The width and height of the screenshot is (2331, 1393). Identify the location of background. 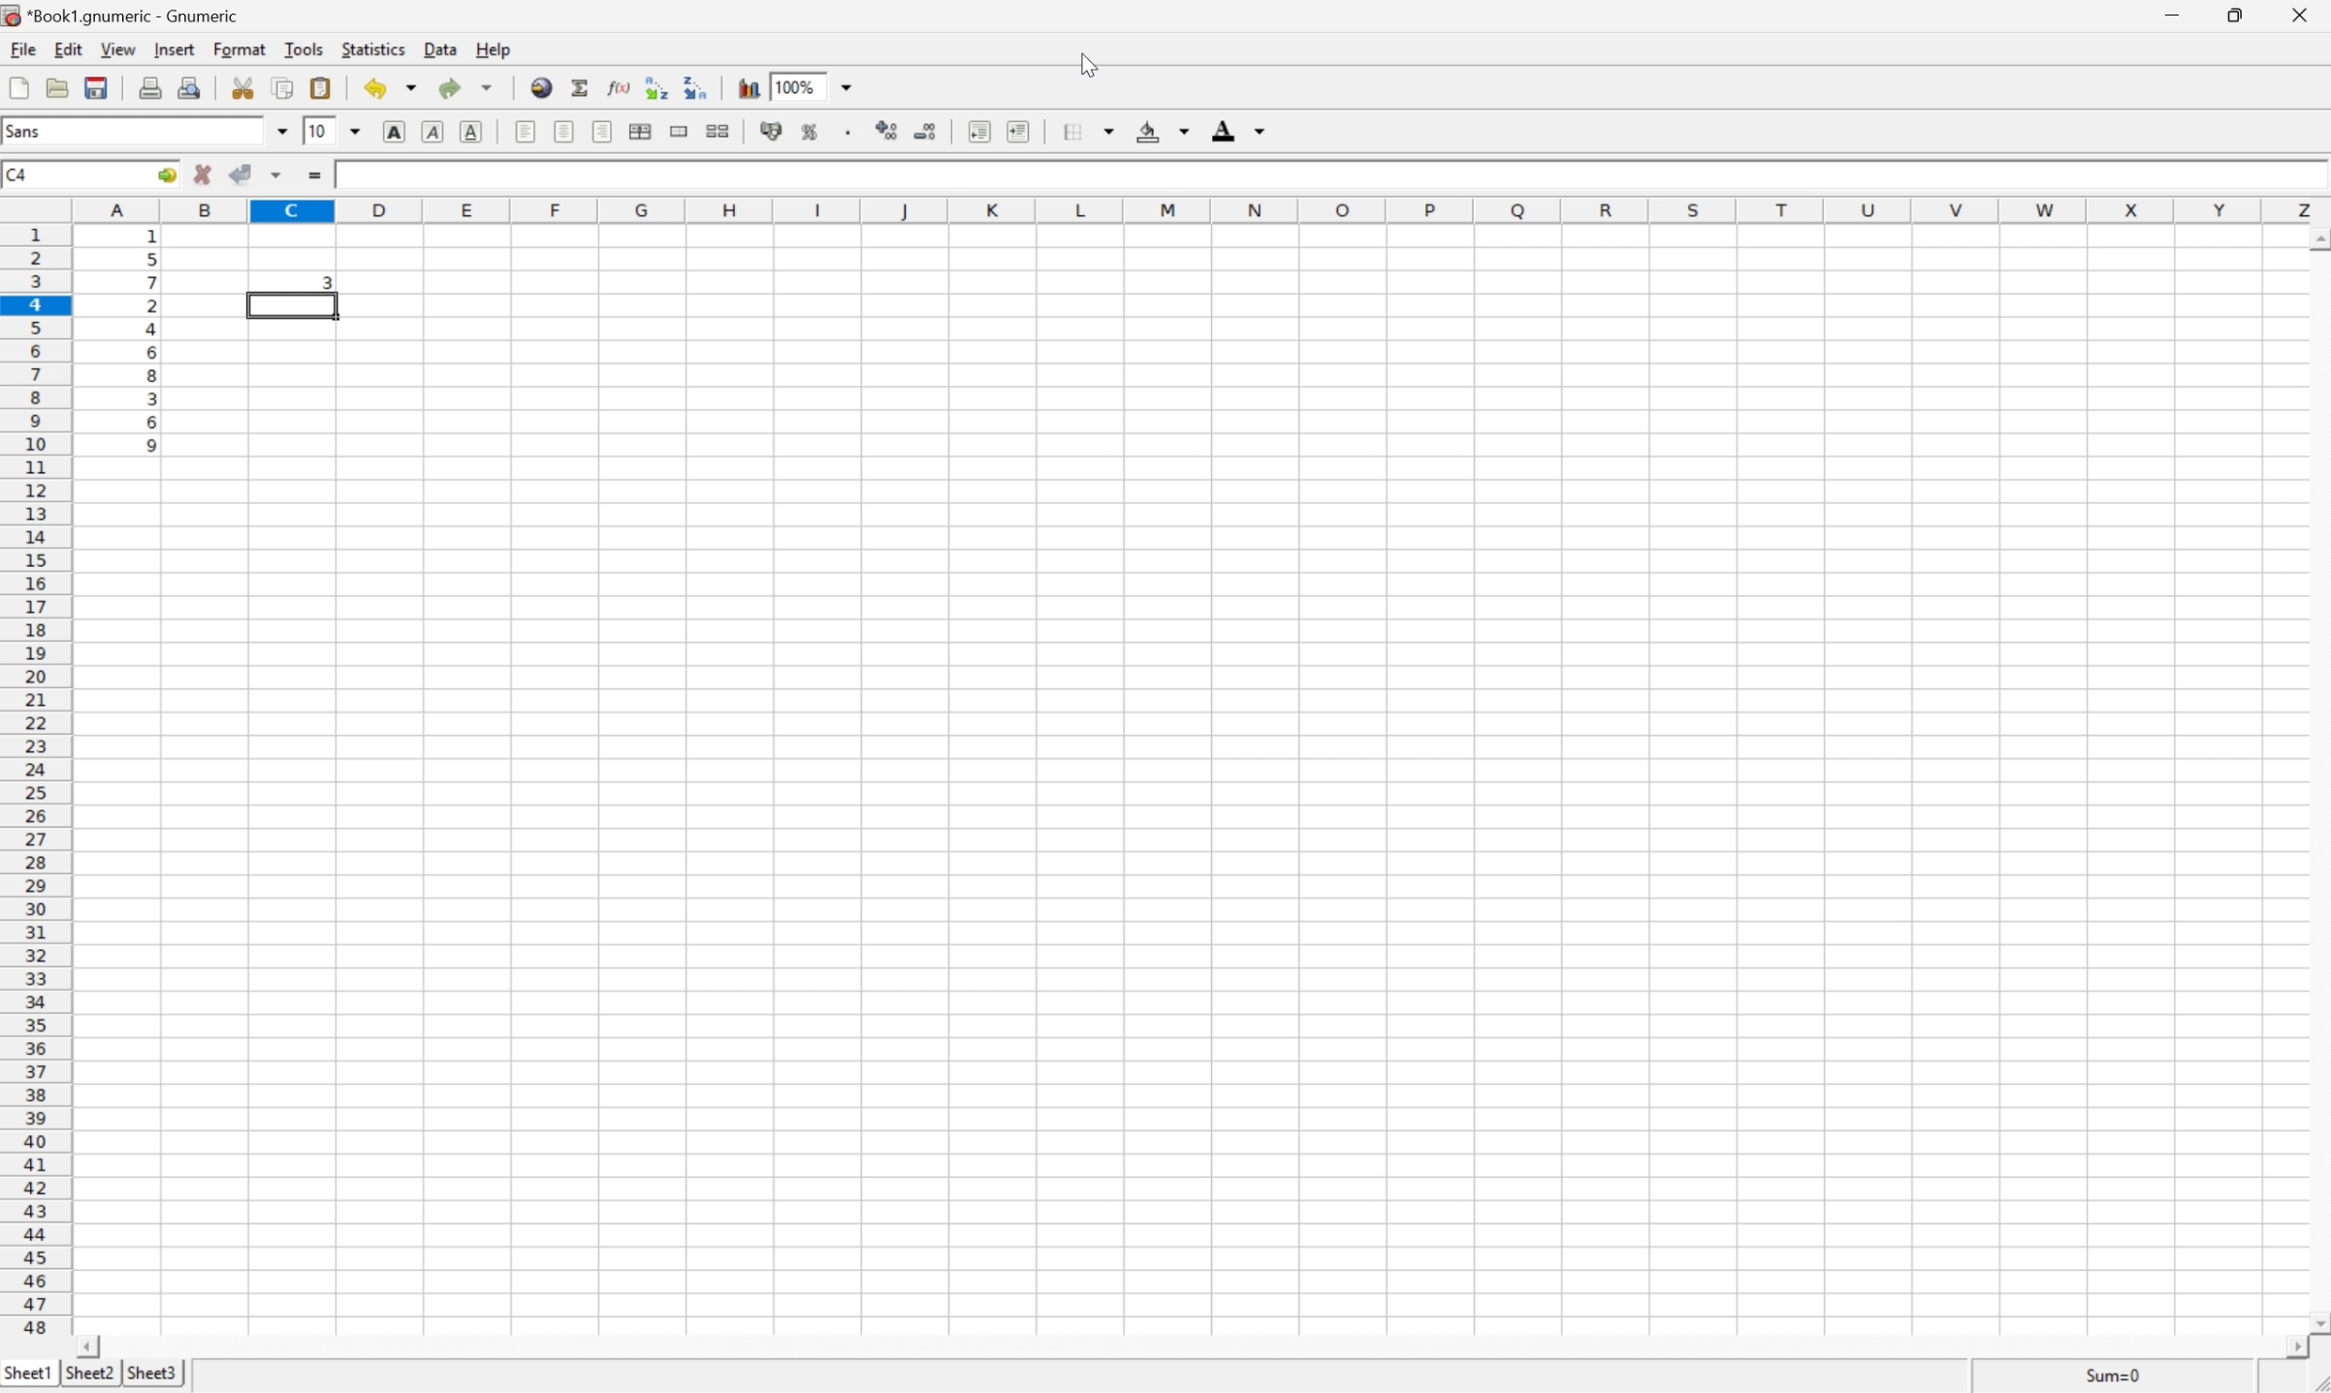
(1161, 131).